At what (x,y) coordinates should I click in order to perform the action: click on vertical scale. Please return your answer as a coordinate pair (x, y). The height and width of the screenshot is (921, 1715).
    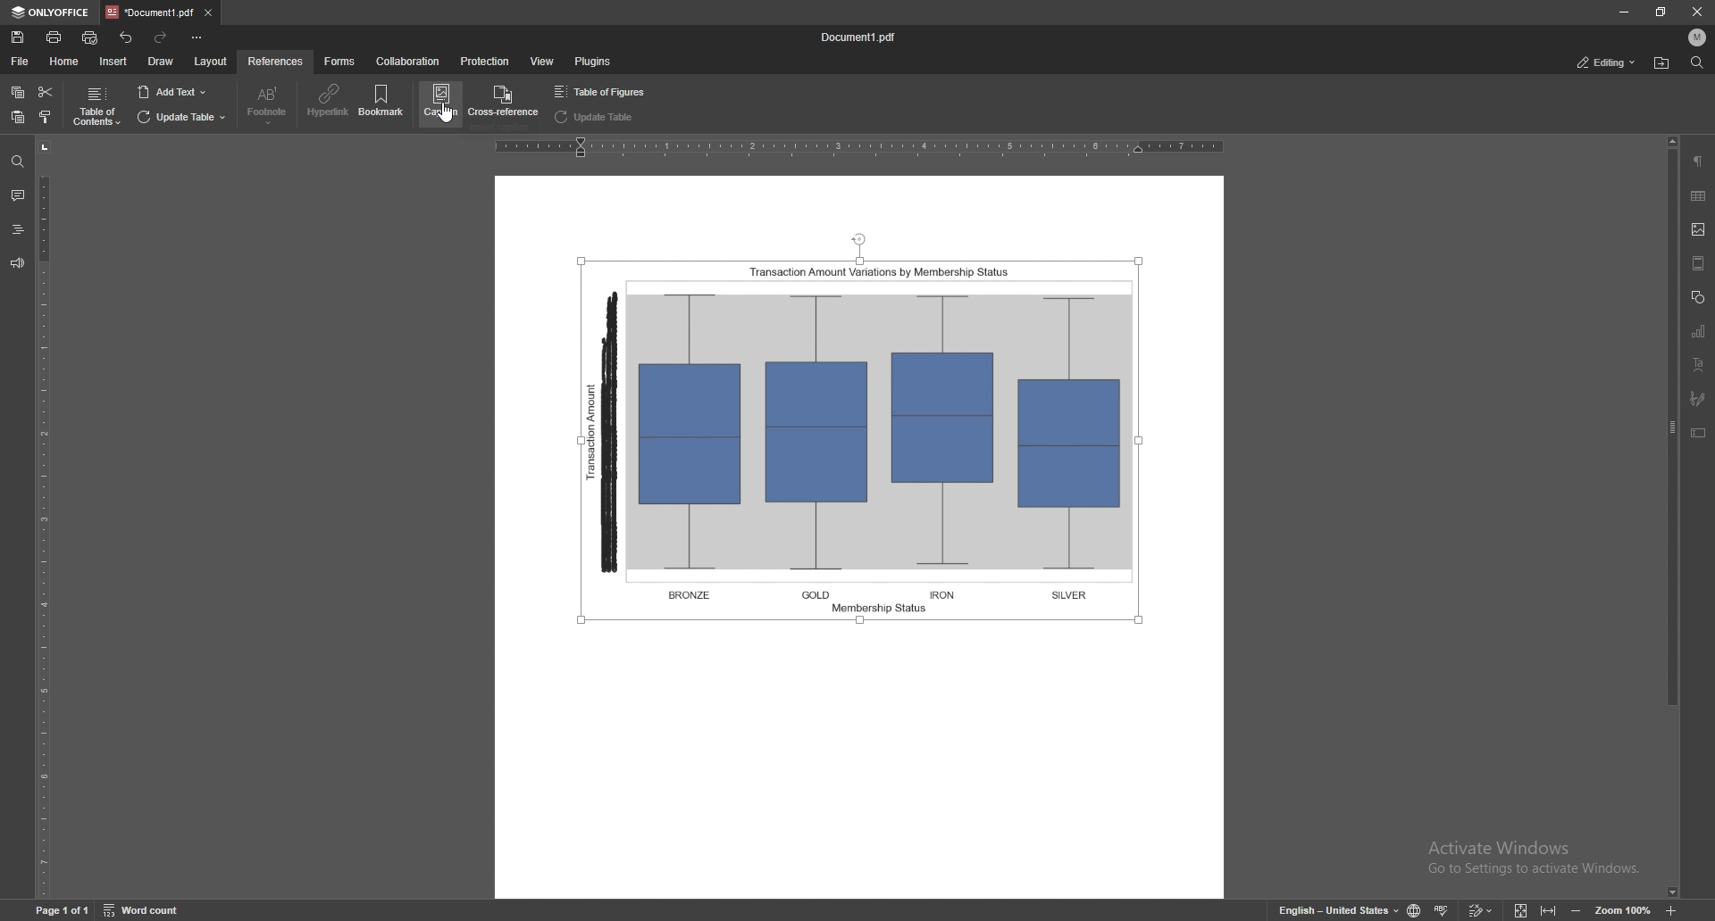
    Looking at the image, I should click on (51, 519).